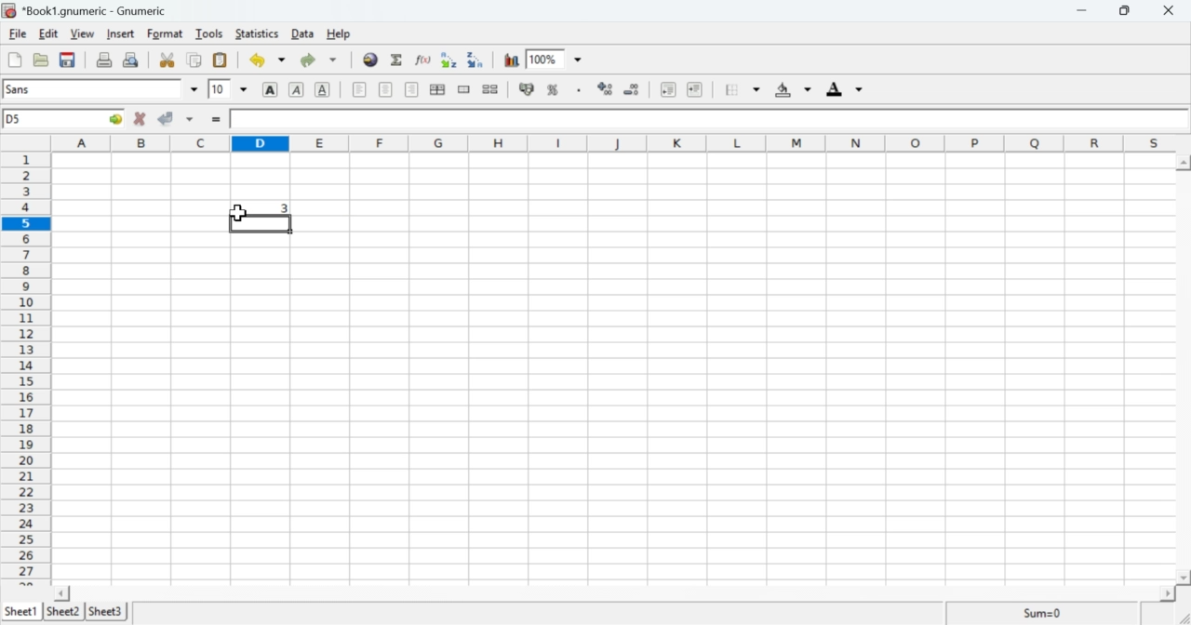  Describe the element at coordinates (666, 91) in the screenshot. I see `Decrease Indent` at that location.